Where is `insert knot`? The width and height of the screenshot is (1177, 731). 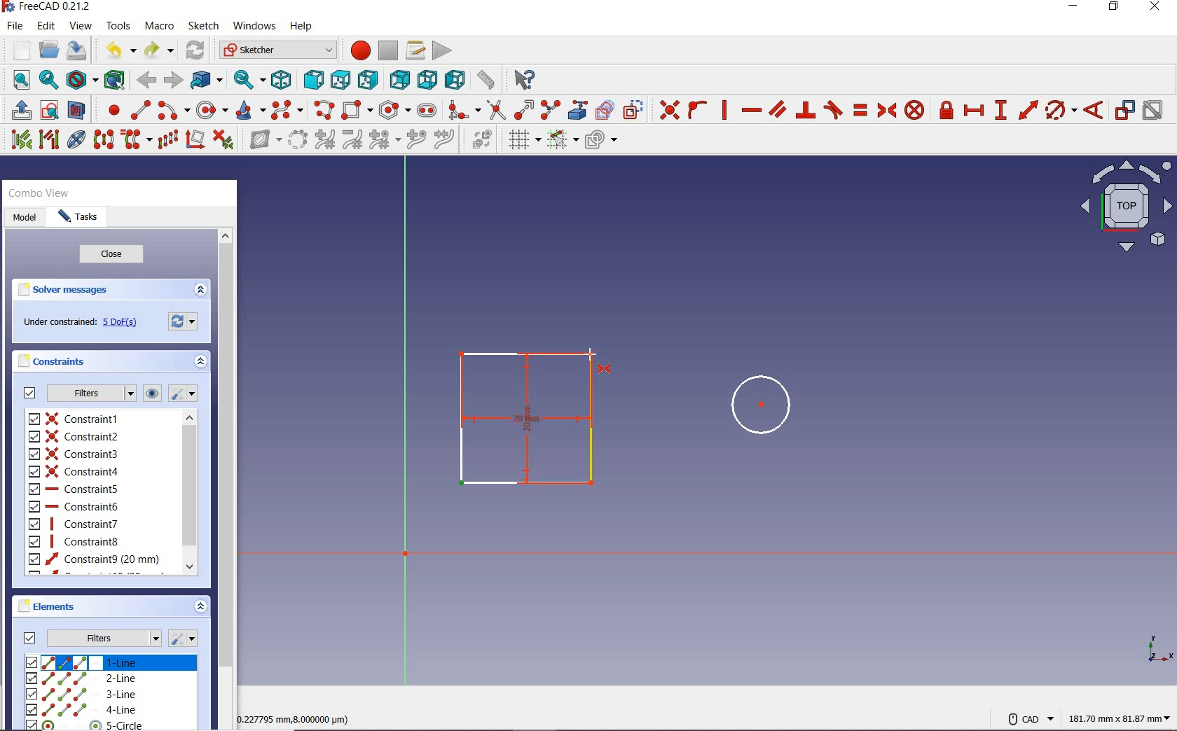 insert knot is located at coordinates (415, 141).